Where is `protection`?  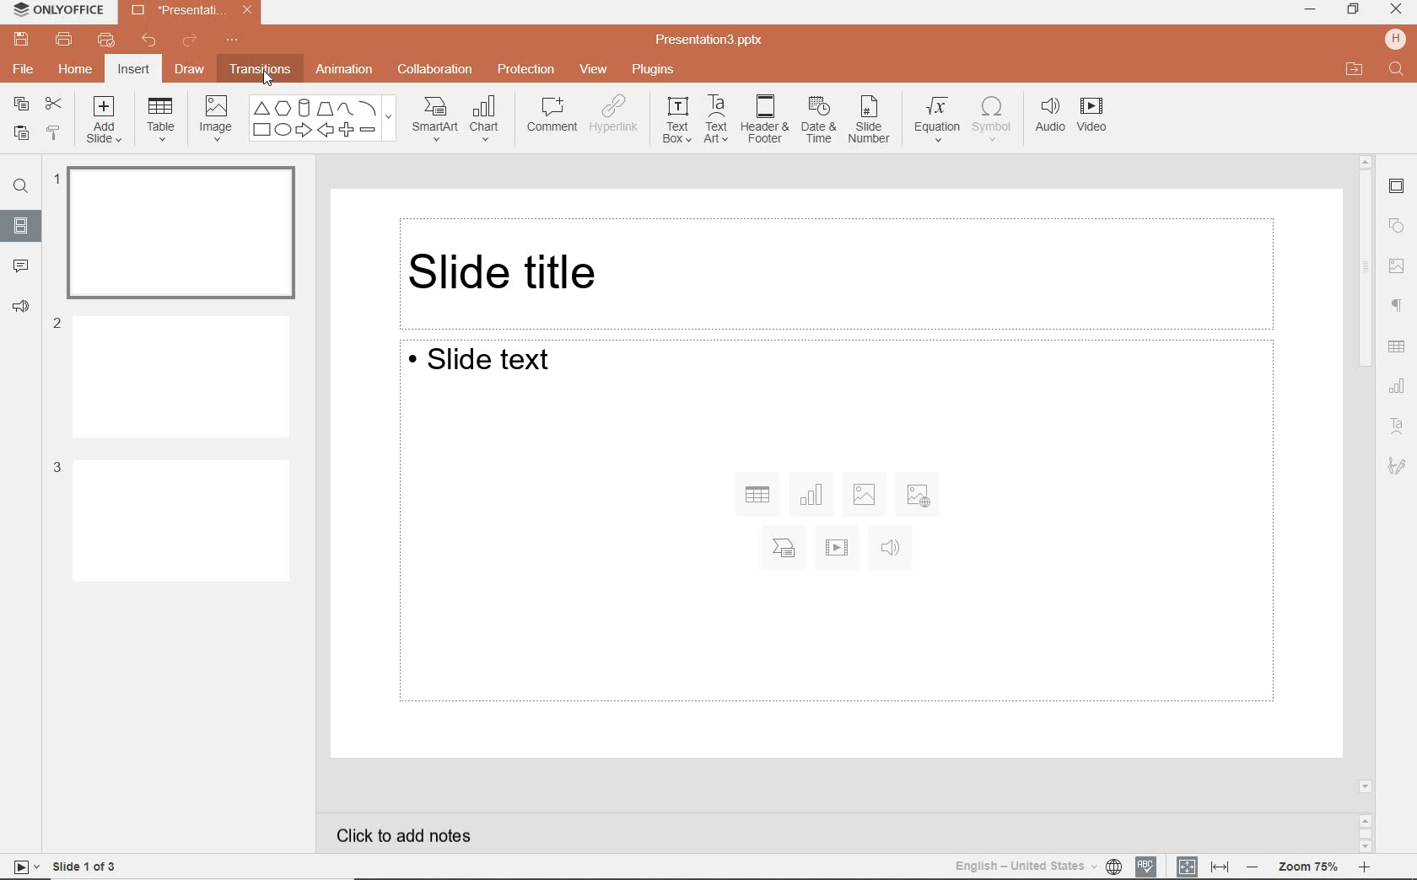 protection is located at coordinates (528, 71).